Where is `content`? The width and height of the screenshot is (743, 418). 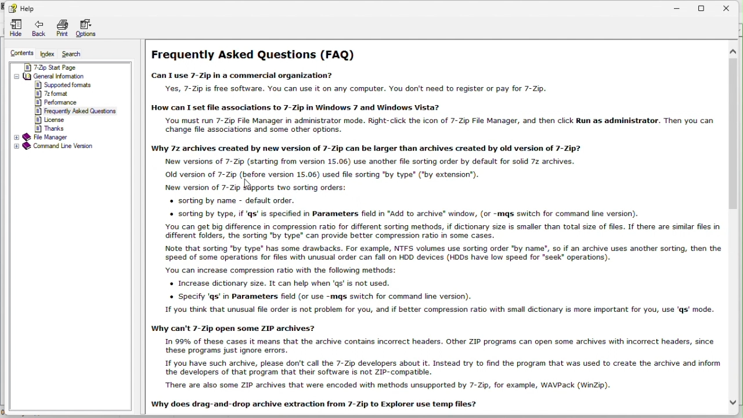 content is located at coordinates (20, 53).